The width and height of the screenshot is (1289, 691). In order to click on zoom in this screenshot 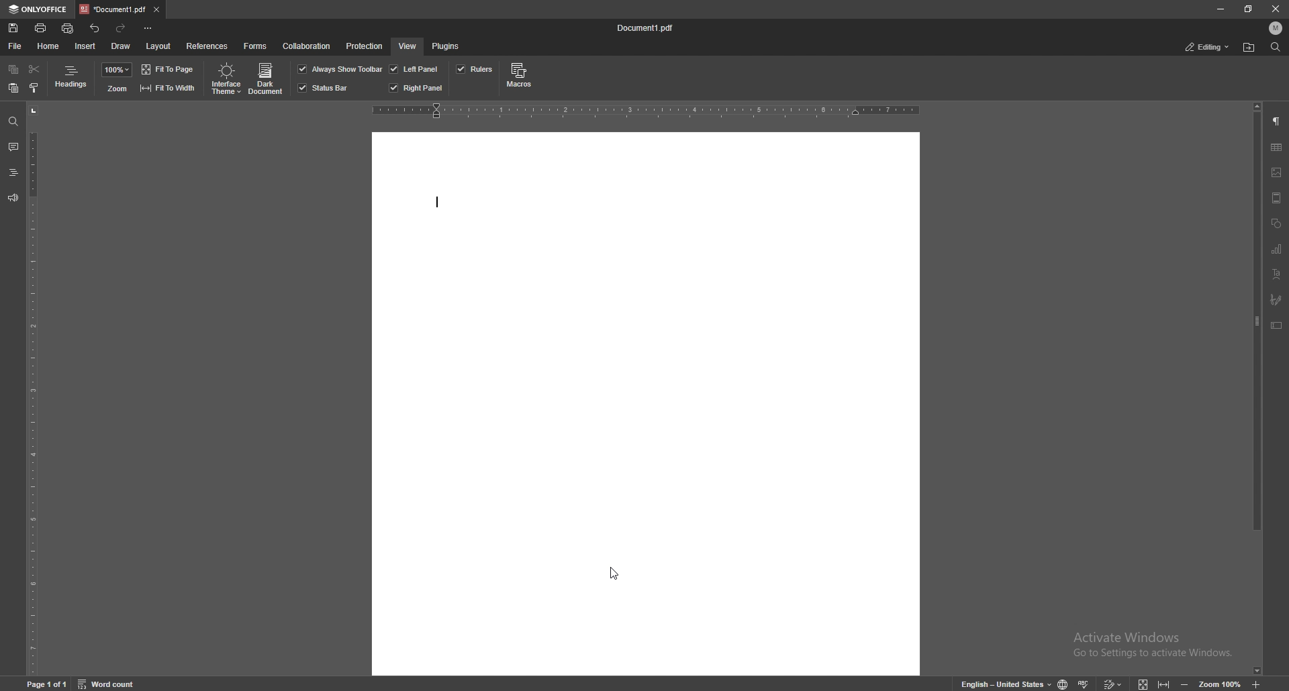, I will do `click(116, 89)`.